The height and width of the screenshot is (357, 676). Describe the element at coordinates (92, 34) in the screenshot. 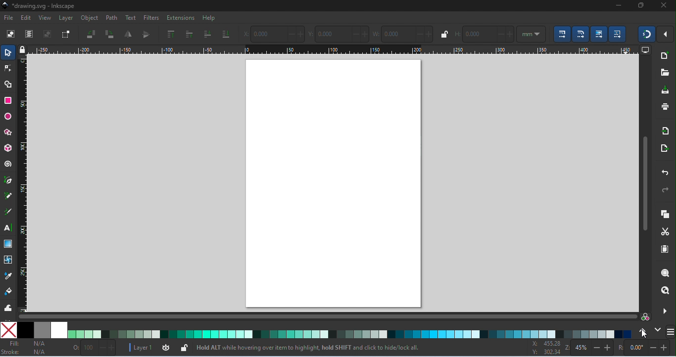

I see `rotate object 90 degree counterclockwise` at that location.